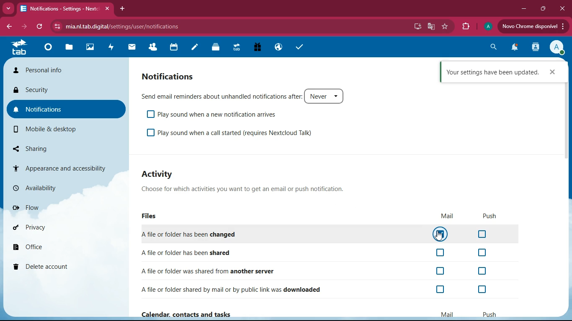  What do you see at coordinates (220, 115) in the screenshot?
I see `play sound` at bounding box center [220, 115].